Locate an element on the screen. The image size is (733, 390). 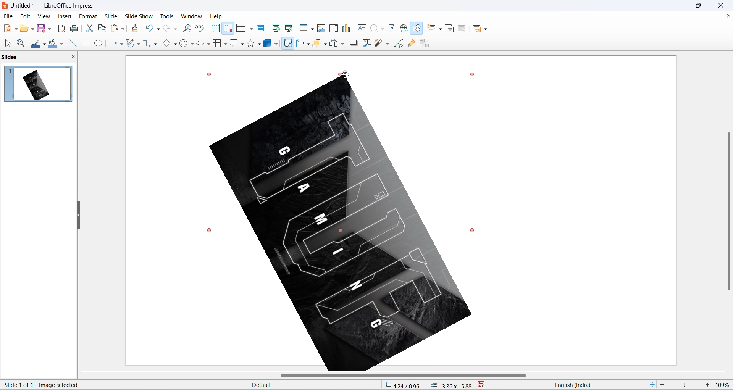
Slide layout options is located at coordinates (487, 29).